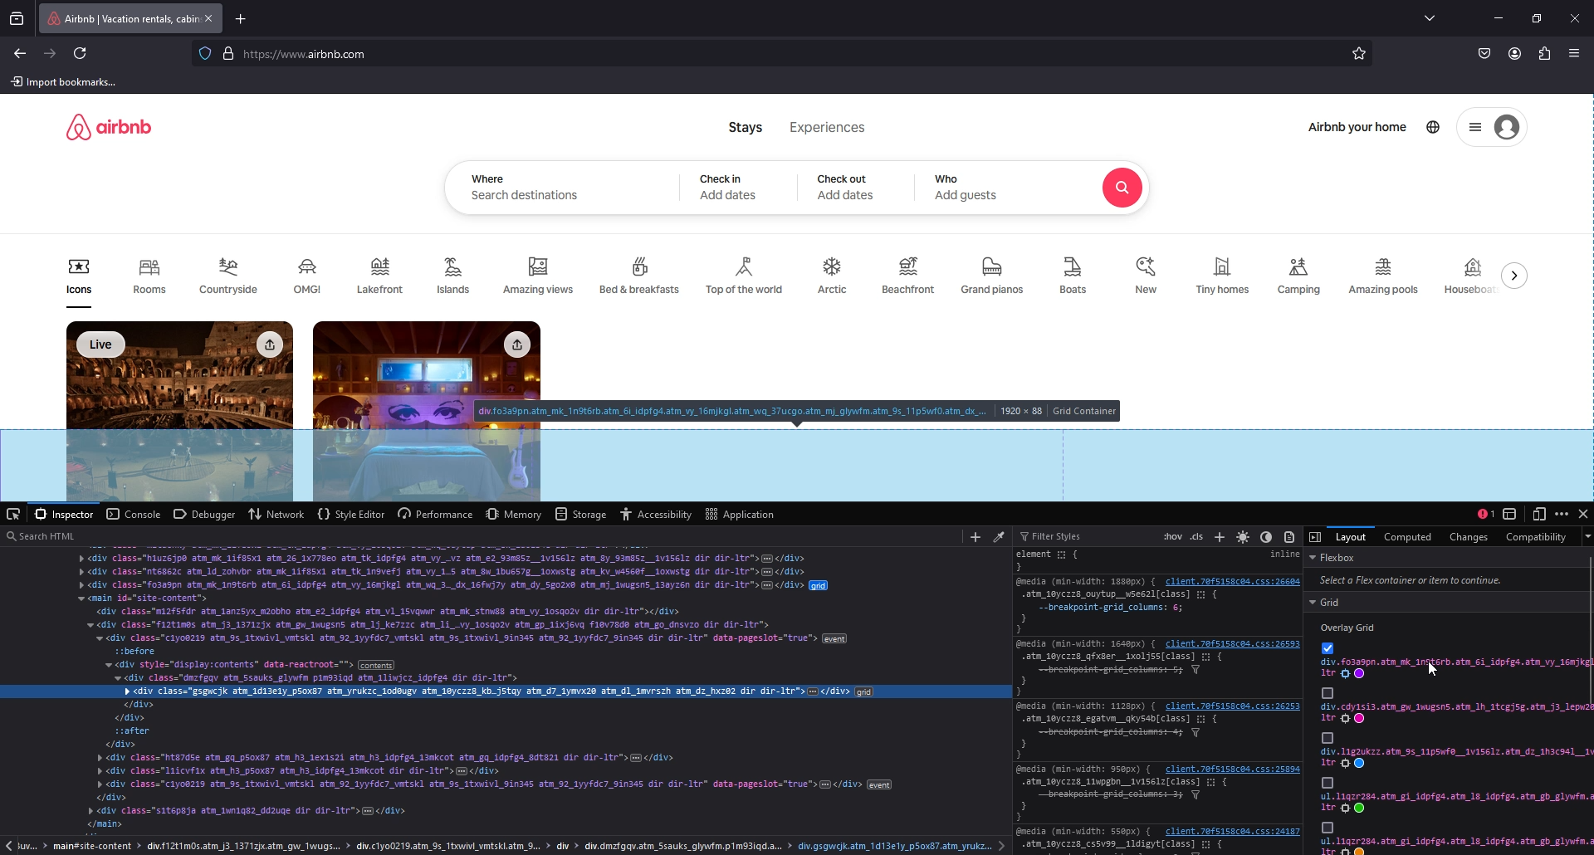 Image resolution: width=1594 pixels, height=855 pixels. What do you see at coordinates (478, 535) in the screenshot?
I see `search html` at bounding box center [478, 535].